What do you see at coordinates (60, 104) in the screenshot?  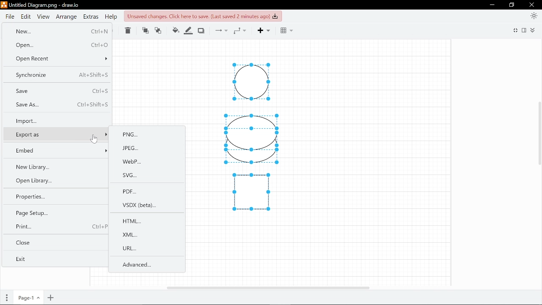 I see `Save as` at bounding box center [60, 104].